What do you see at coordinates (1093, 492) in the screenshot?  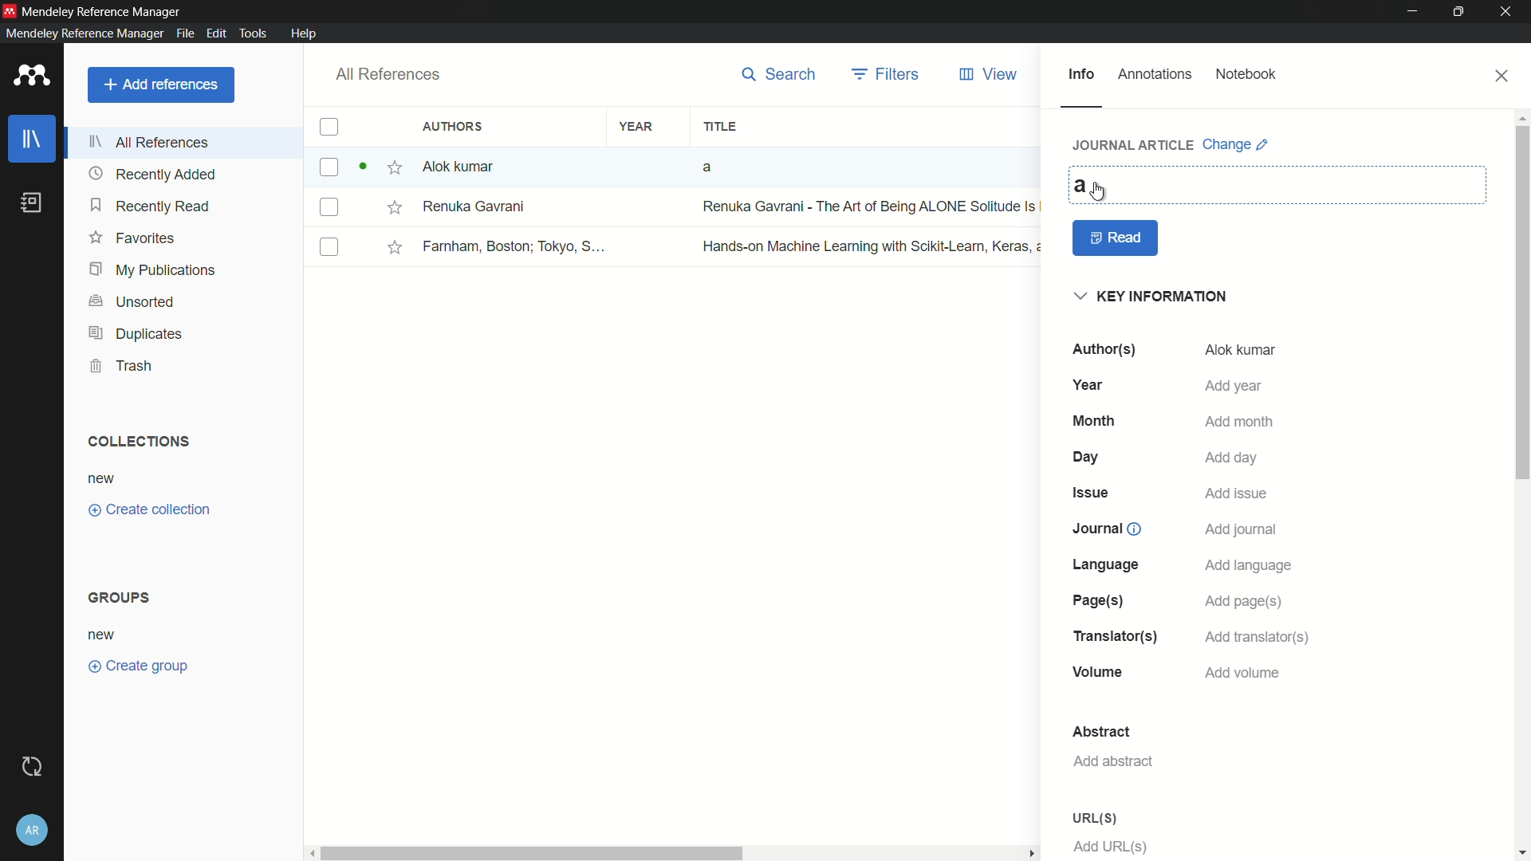 I see `issue` at bounding box center [1093, 492].